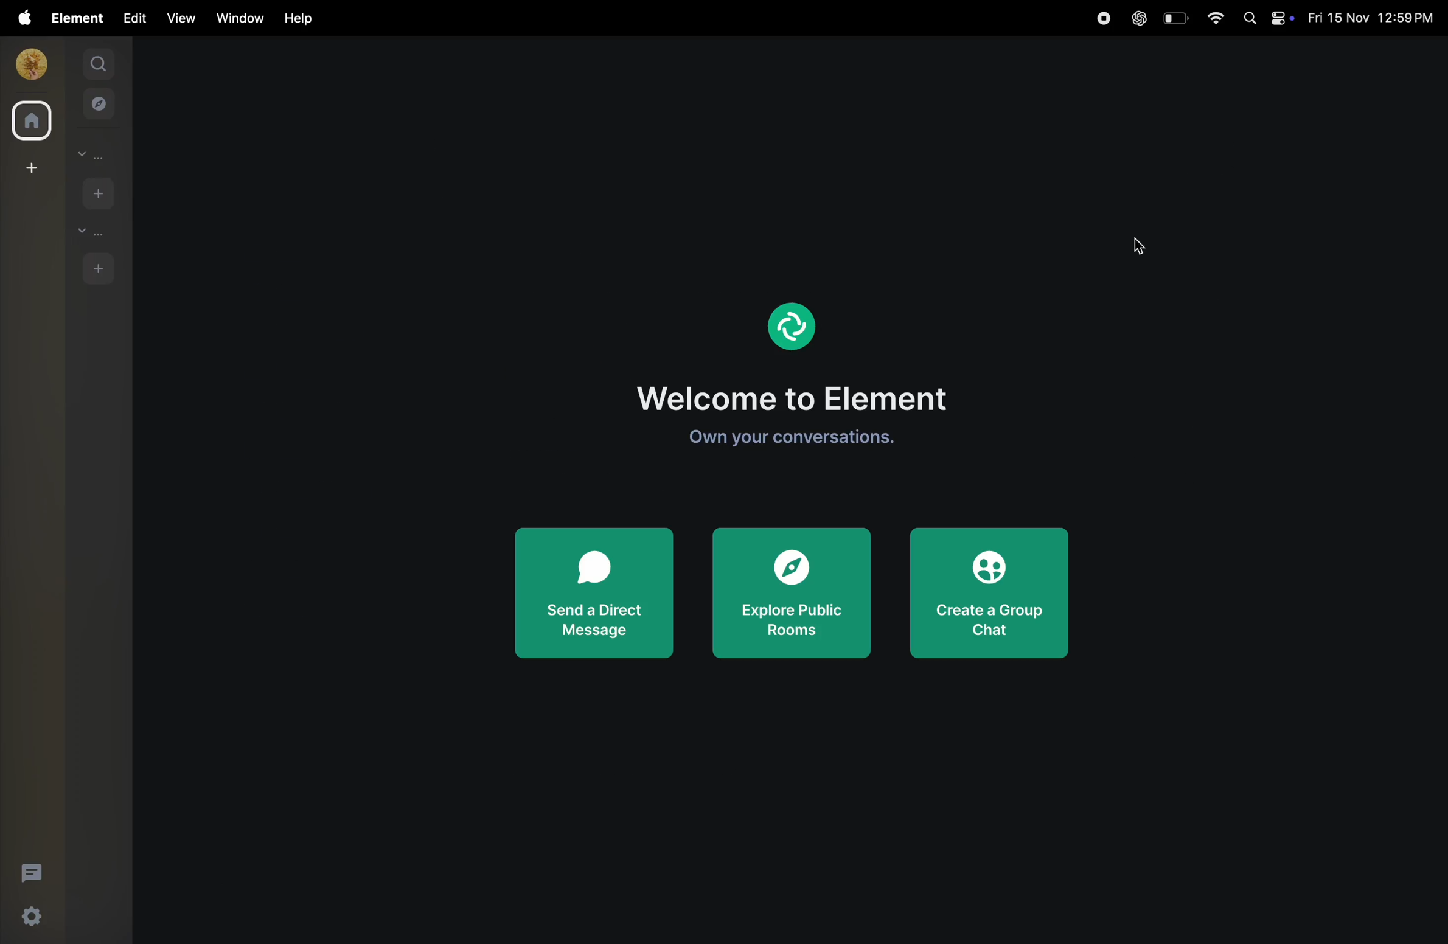 The image size is (1448, 944). Describe the element at coordinates (98, 267) in the screenshot. I see `add rooms` at that location.